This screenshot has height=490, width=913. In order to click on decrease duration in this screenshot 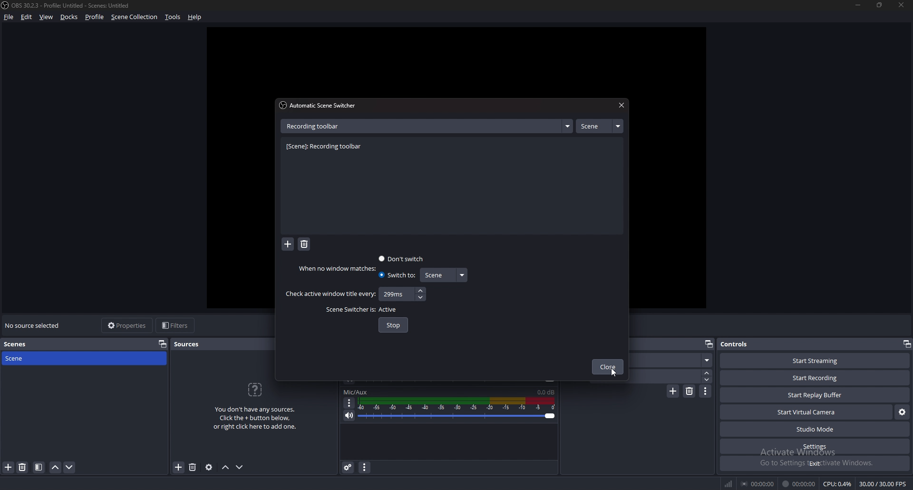, I will do `click(708, 380)`.